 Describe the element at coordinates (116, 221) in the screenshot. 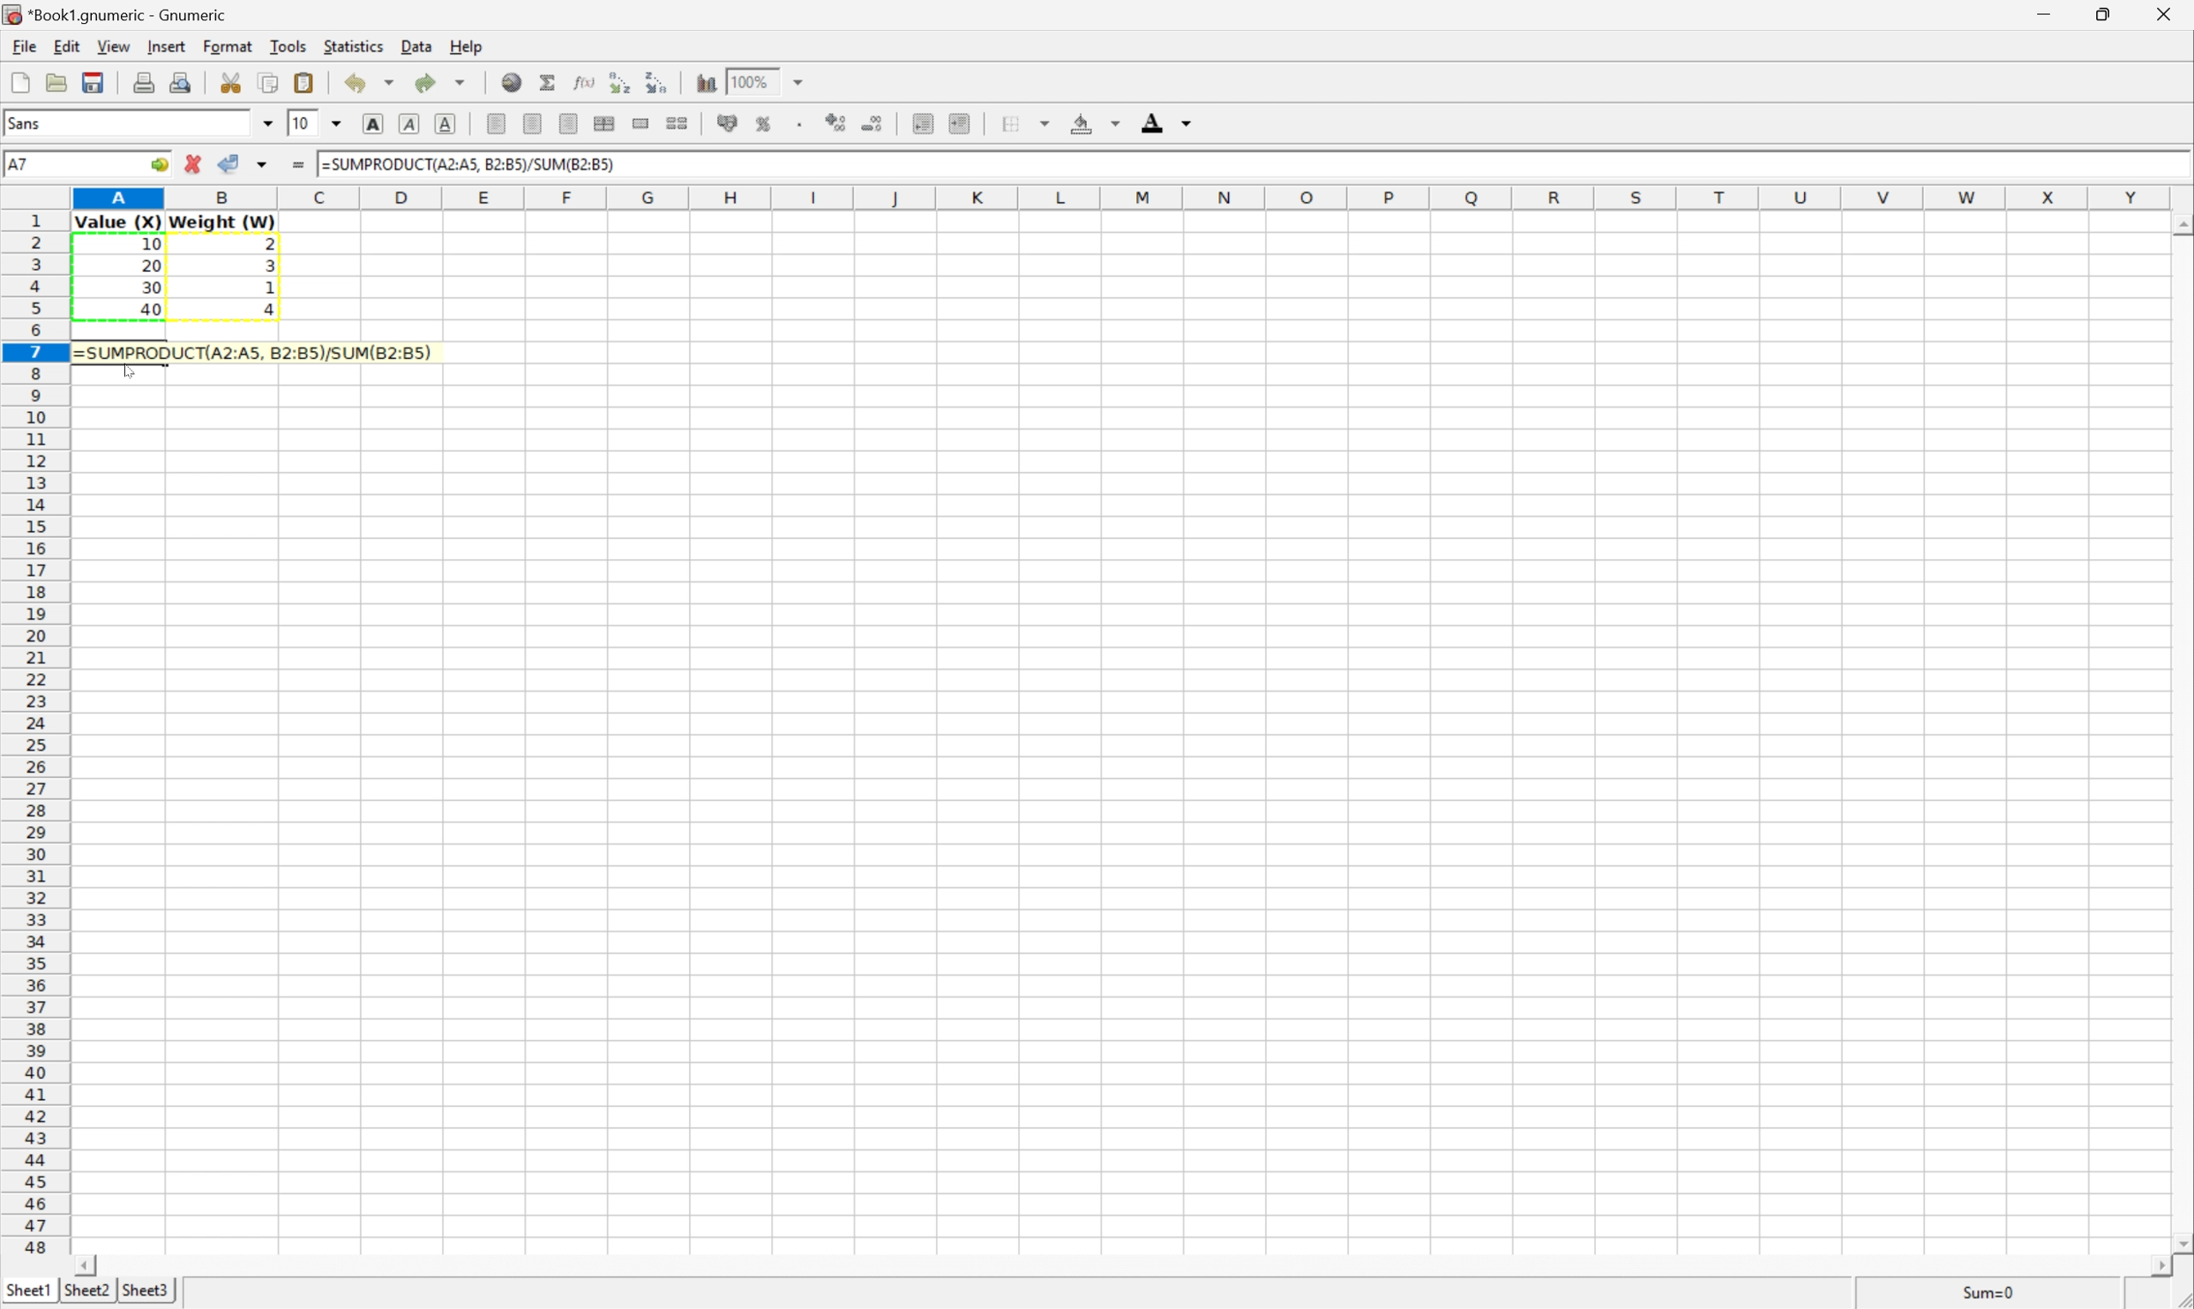

I see `Value (X)` at that location.